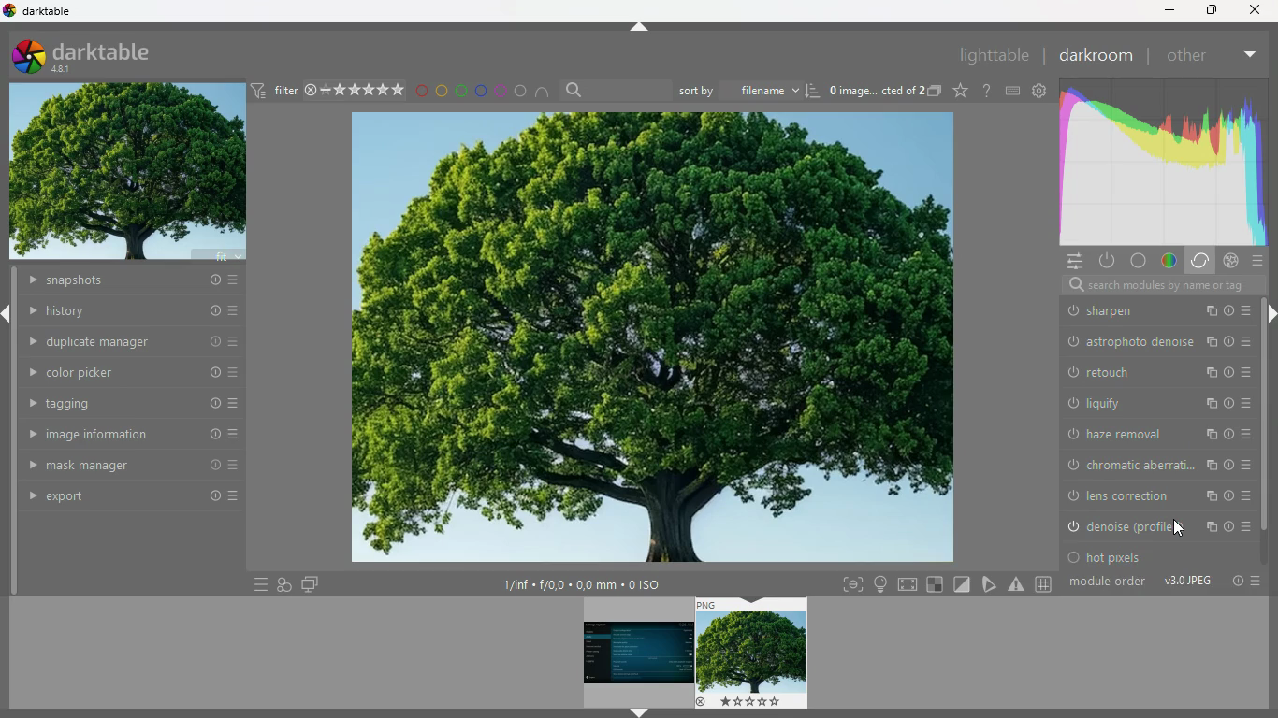 This screenshot has width=1278, height=718. I want to click on move up, so click(642, 27).